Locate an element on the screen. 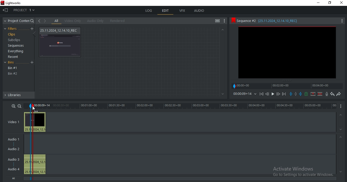 Image resolution: width=347 pixels, height=182 pixels. vfx is located at coordinates (183, 11).